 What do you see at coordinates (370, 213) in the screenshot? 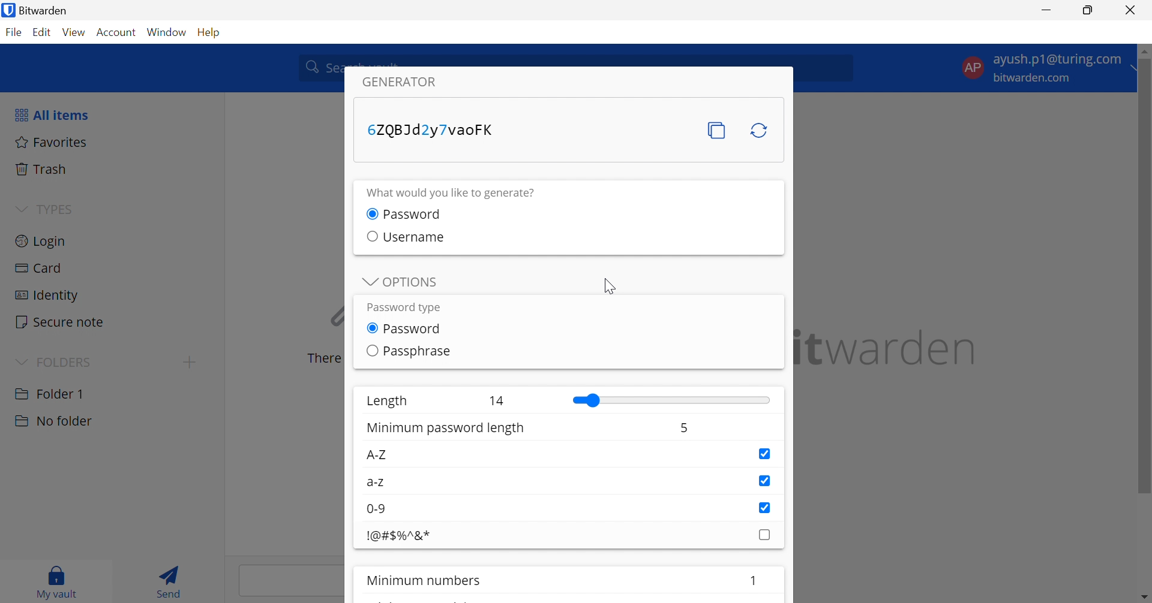
I see `Checkbox` at bounding box center [370, 213].